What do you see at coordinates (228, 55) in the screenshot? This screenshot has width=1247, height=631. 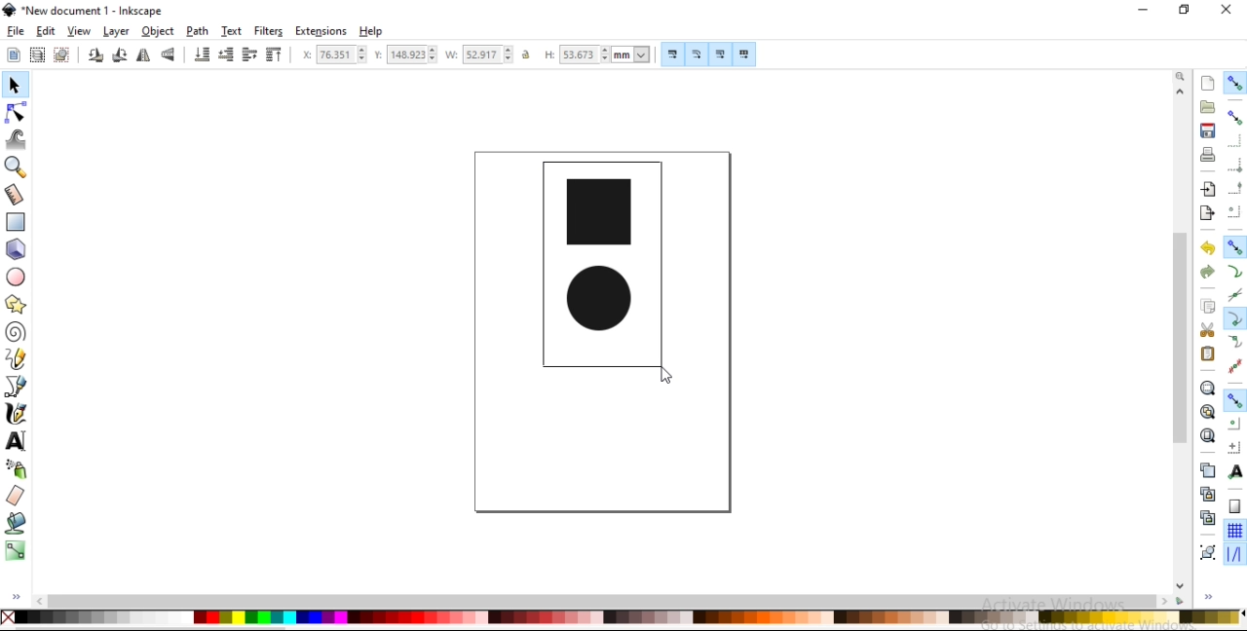 I see `lower selection by  one step` at bounding box center [228, 55].